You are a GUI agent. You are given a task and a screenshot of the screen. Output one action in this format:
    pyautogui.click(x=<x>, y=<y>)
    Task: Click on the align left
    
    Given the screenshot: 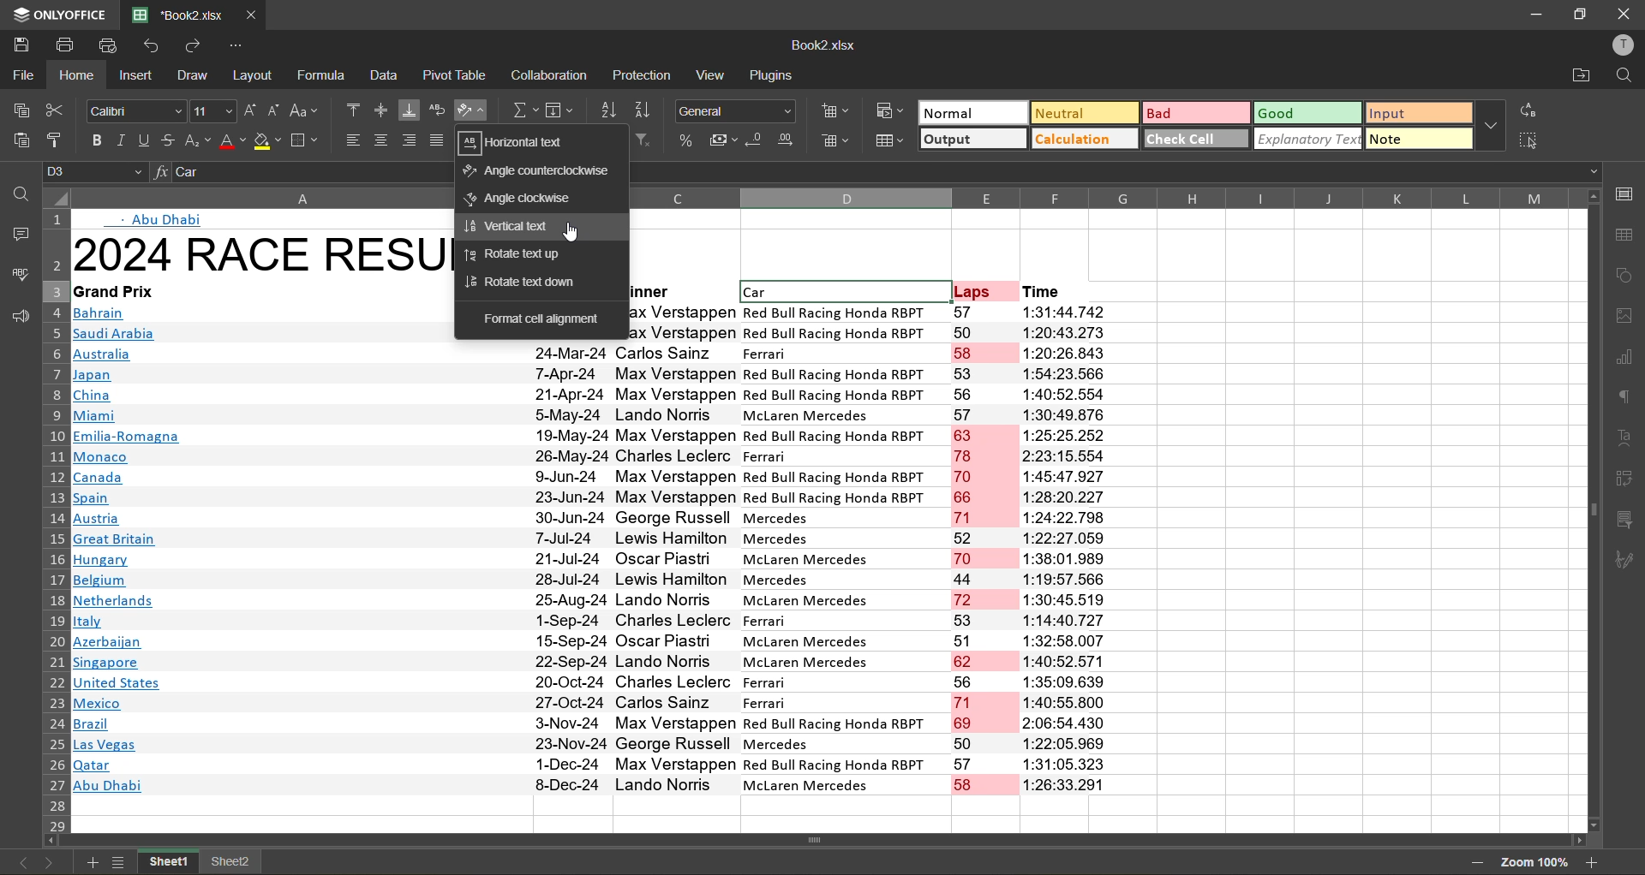 What is the action you would take?
    pyautogui.click(x=354, y=139)
    